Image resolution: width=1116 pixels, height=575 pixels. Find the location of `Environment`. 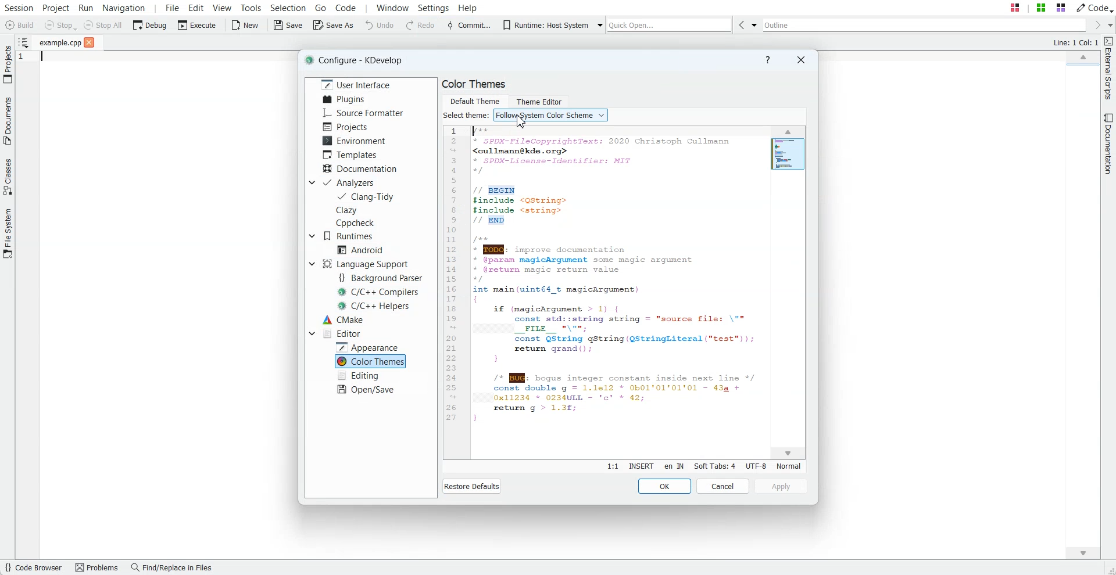

Environment is located at coordinates (356, 140).